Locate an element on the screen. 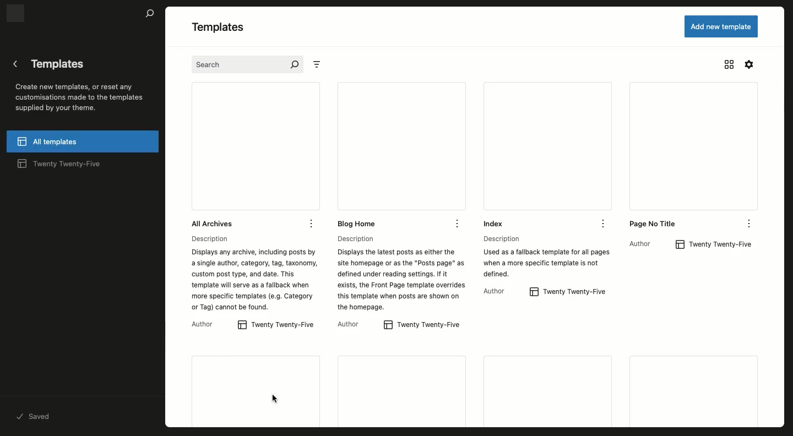 The image size is (793, 436). Blog home is located at coordinates (357, 222).